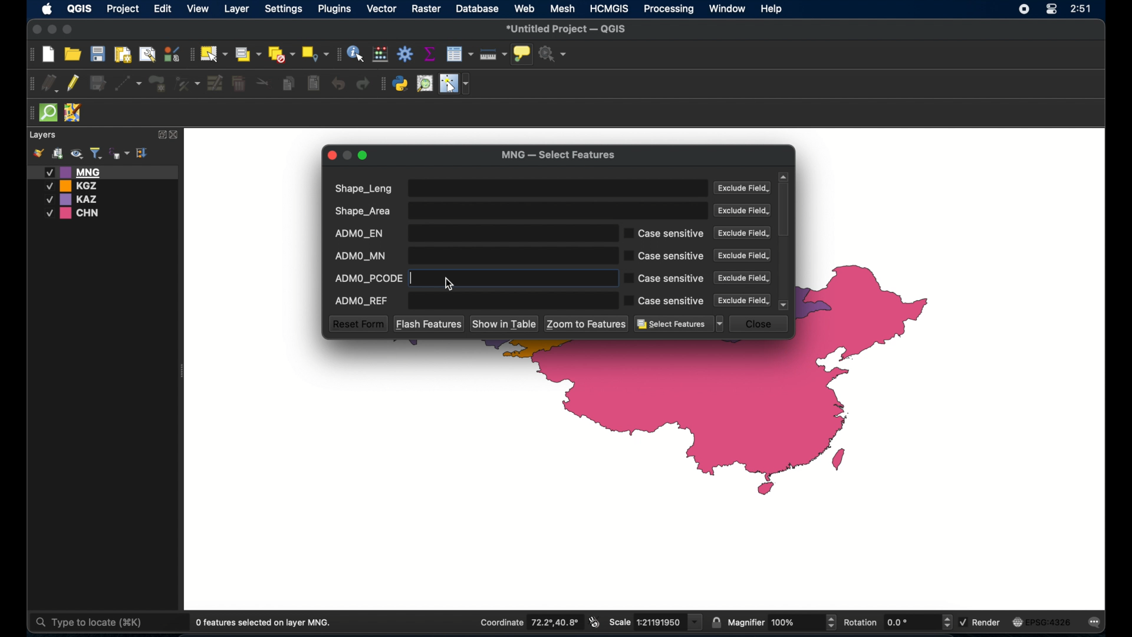  Describe the element at coordinates (471, 233) in the screenshot. I see `ADMO_EN` at that location.